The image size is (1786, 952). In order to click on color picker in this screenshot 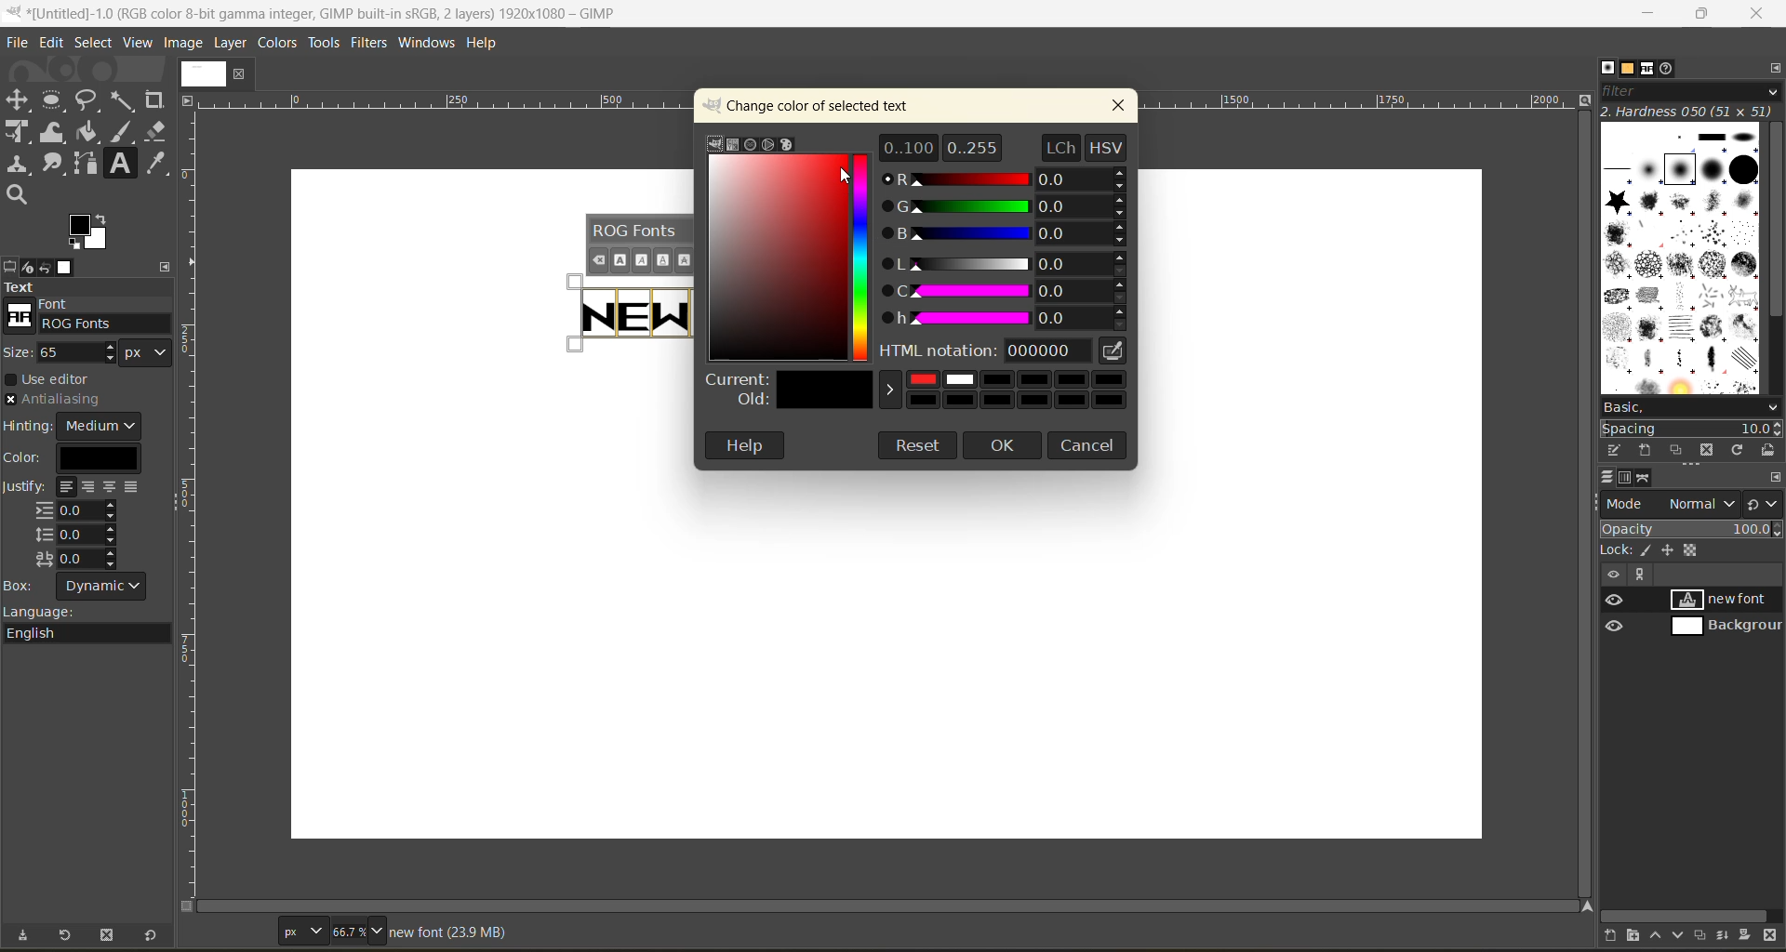, I will do `click(863, 260)`.